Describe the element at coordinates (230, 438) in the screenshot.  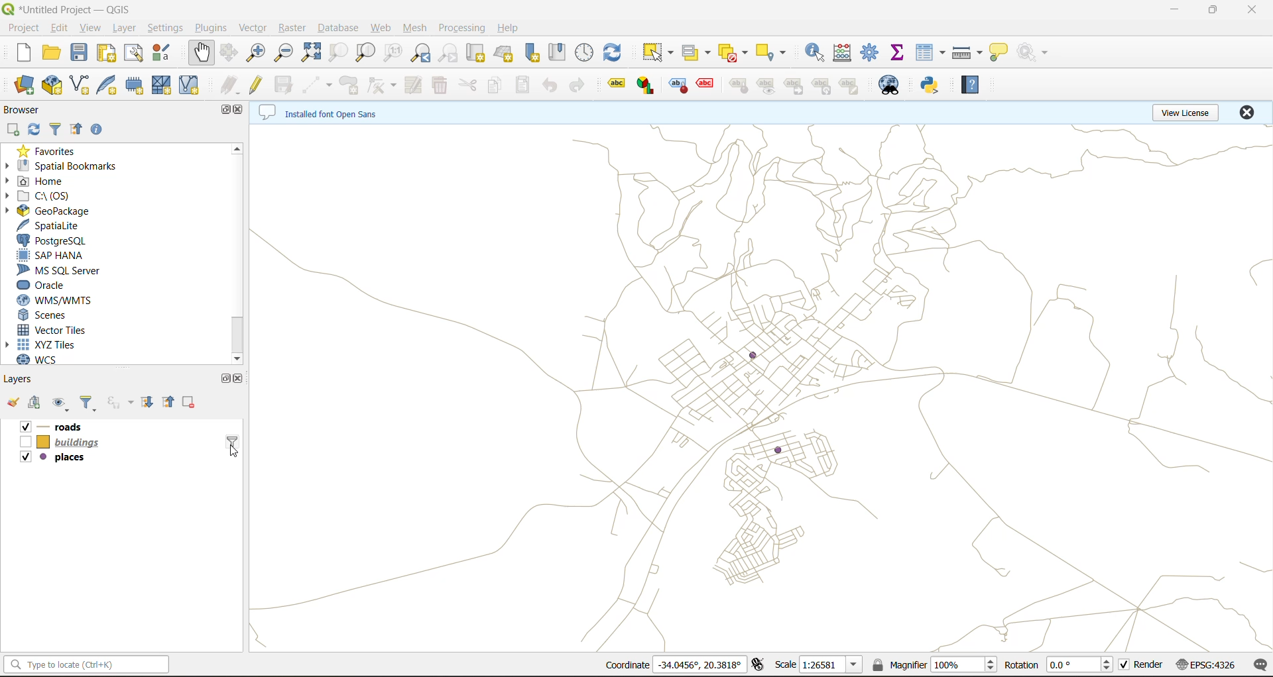
I see `layer query` at that location.